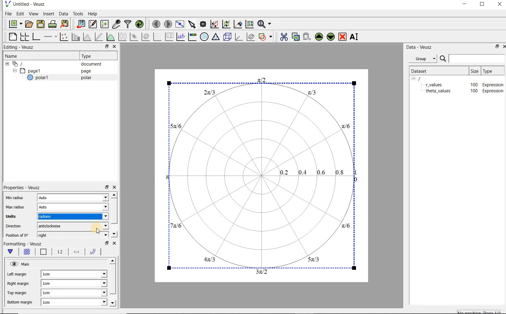  Describe the element at coordinates (114, 47) in the screenshot. I see `Close` at that location.